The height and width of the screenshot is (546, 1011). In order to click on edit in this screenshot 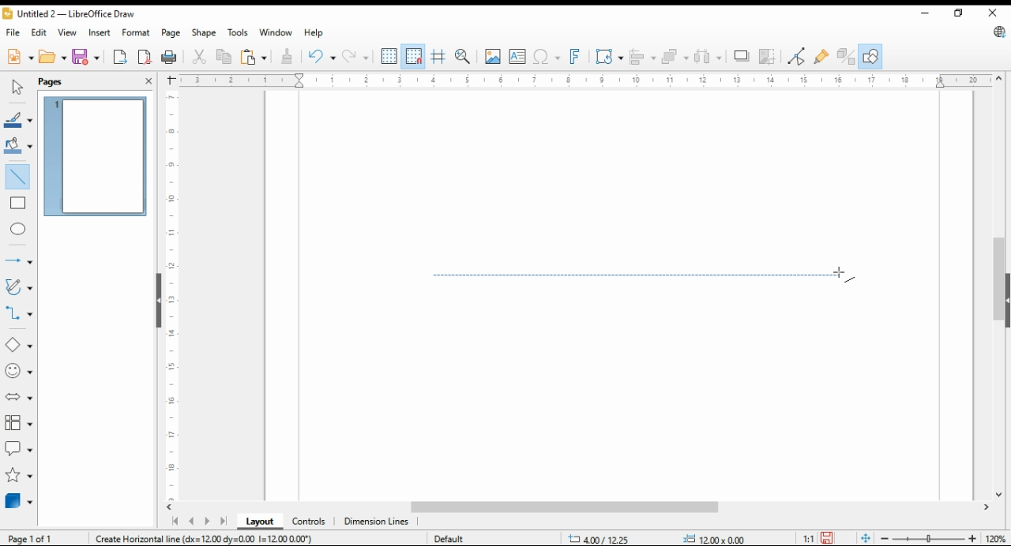, I will do `click(38, 31)`.